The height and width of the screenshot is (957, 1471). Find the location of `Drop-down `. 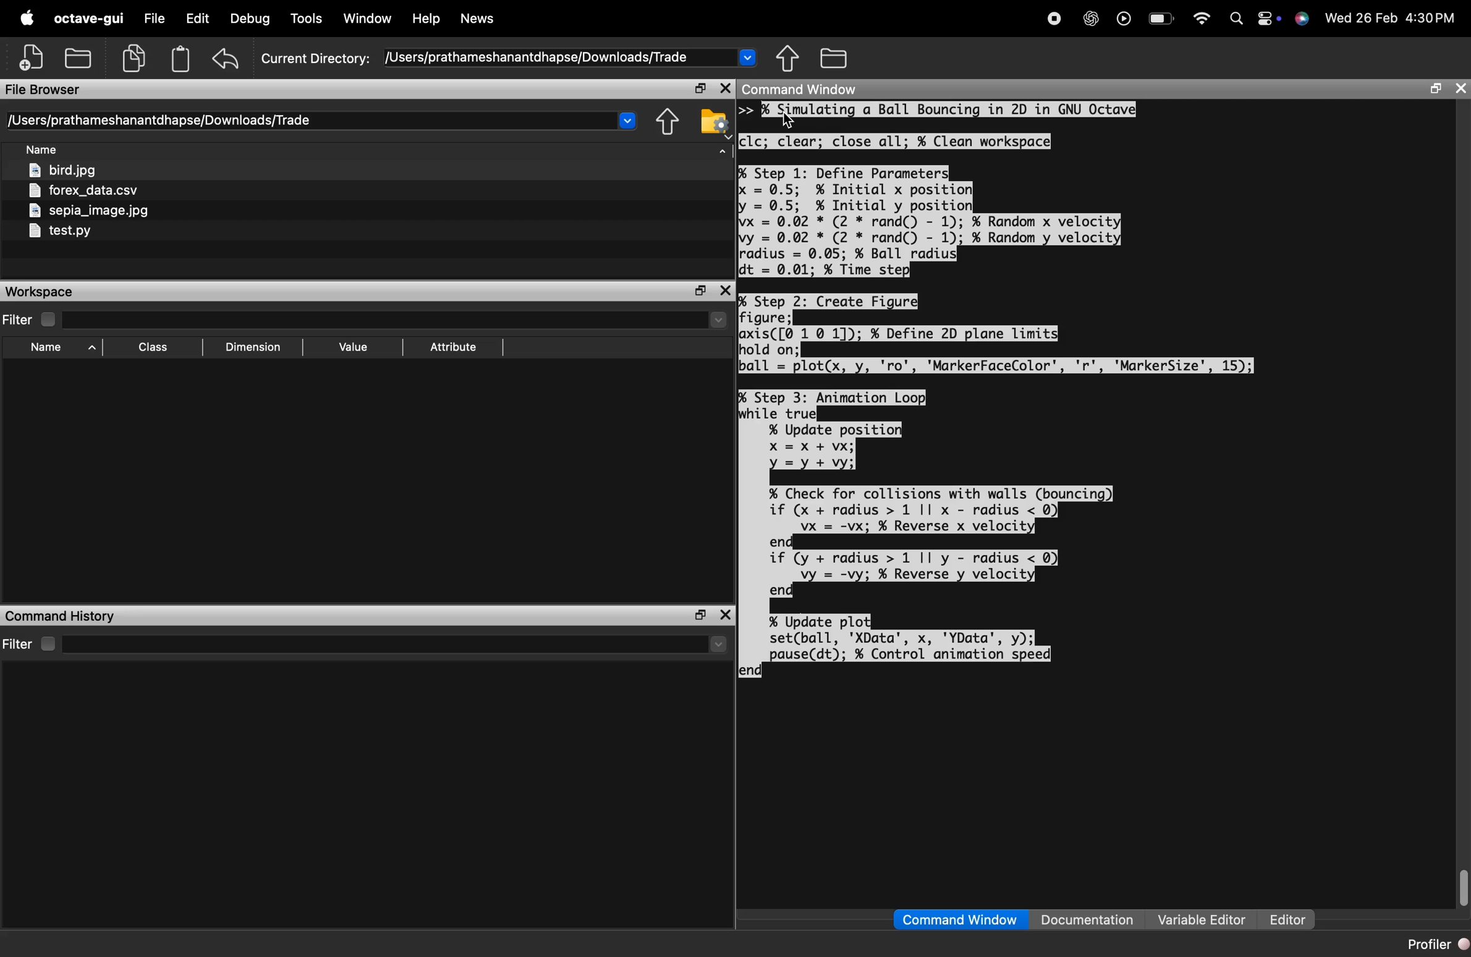

Drop-down  is located at coordinates (718, 319).